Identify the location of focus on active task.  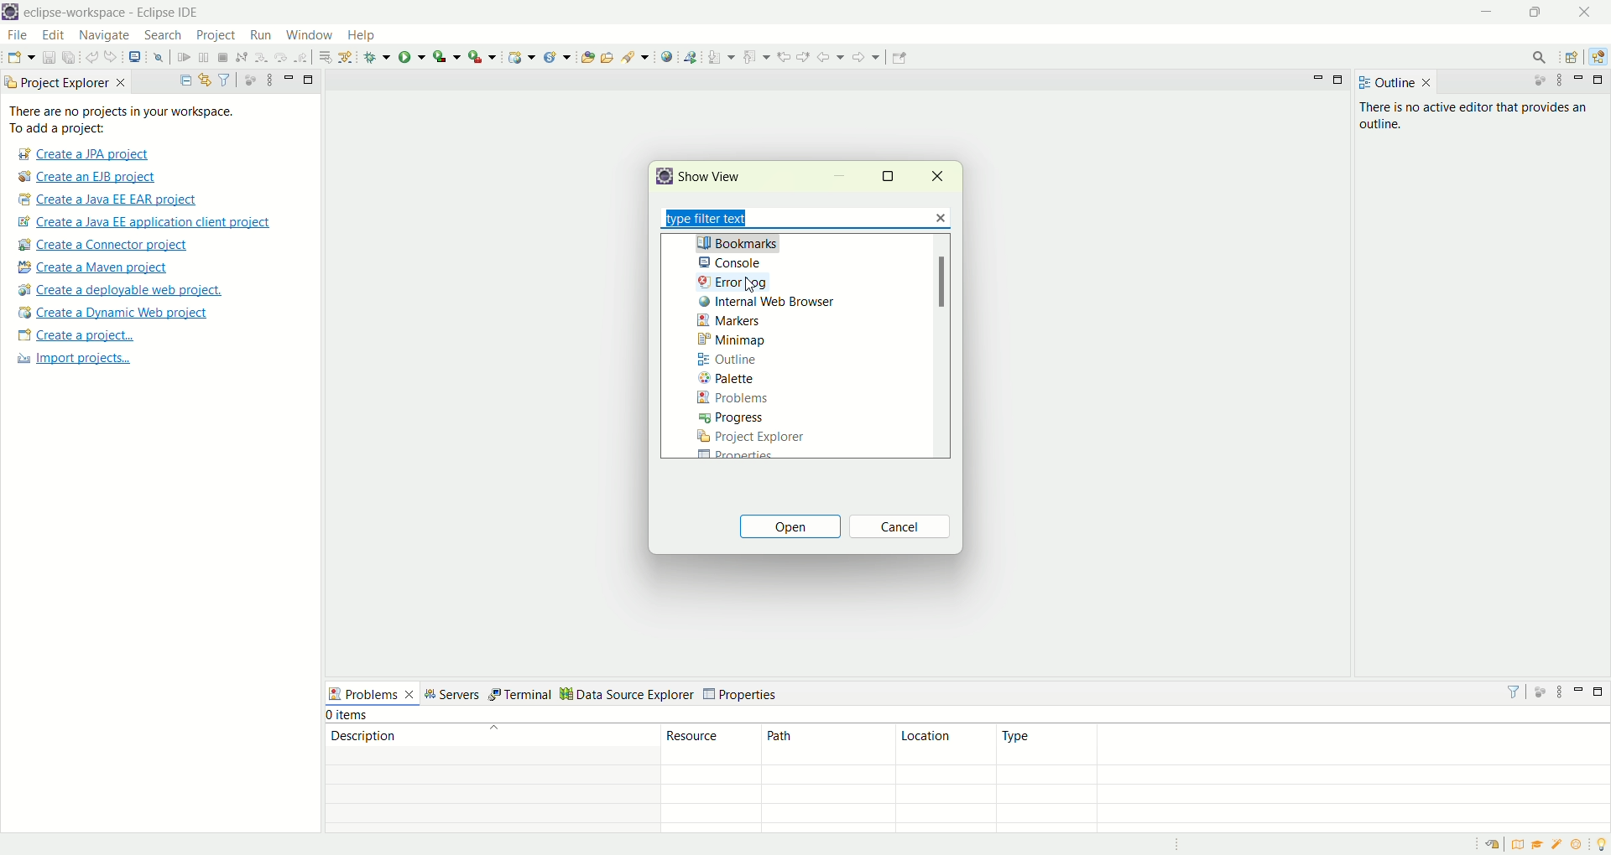
(1541, 692).